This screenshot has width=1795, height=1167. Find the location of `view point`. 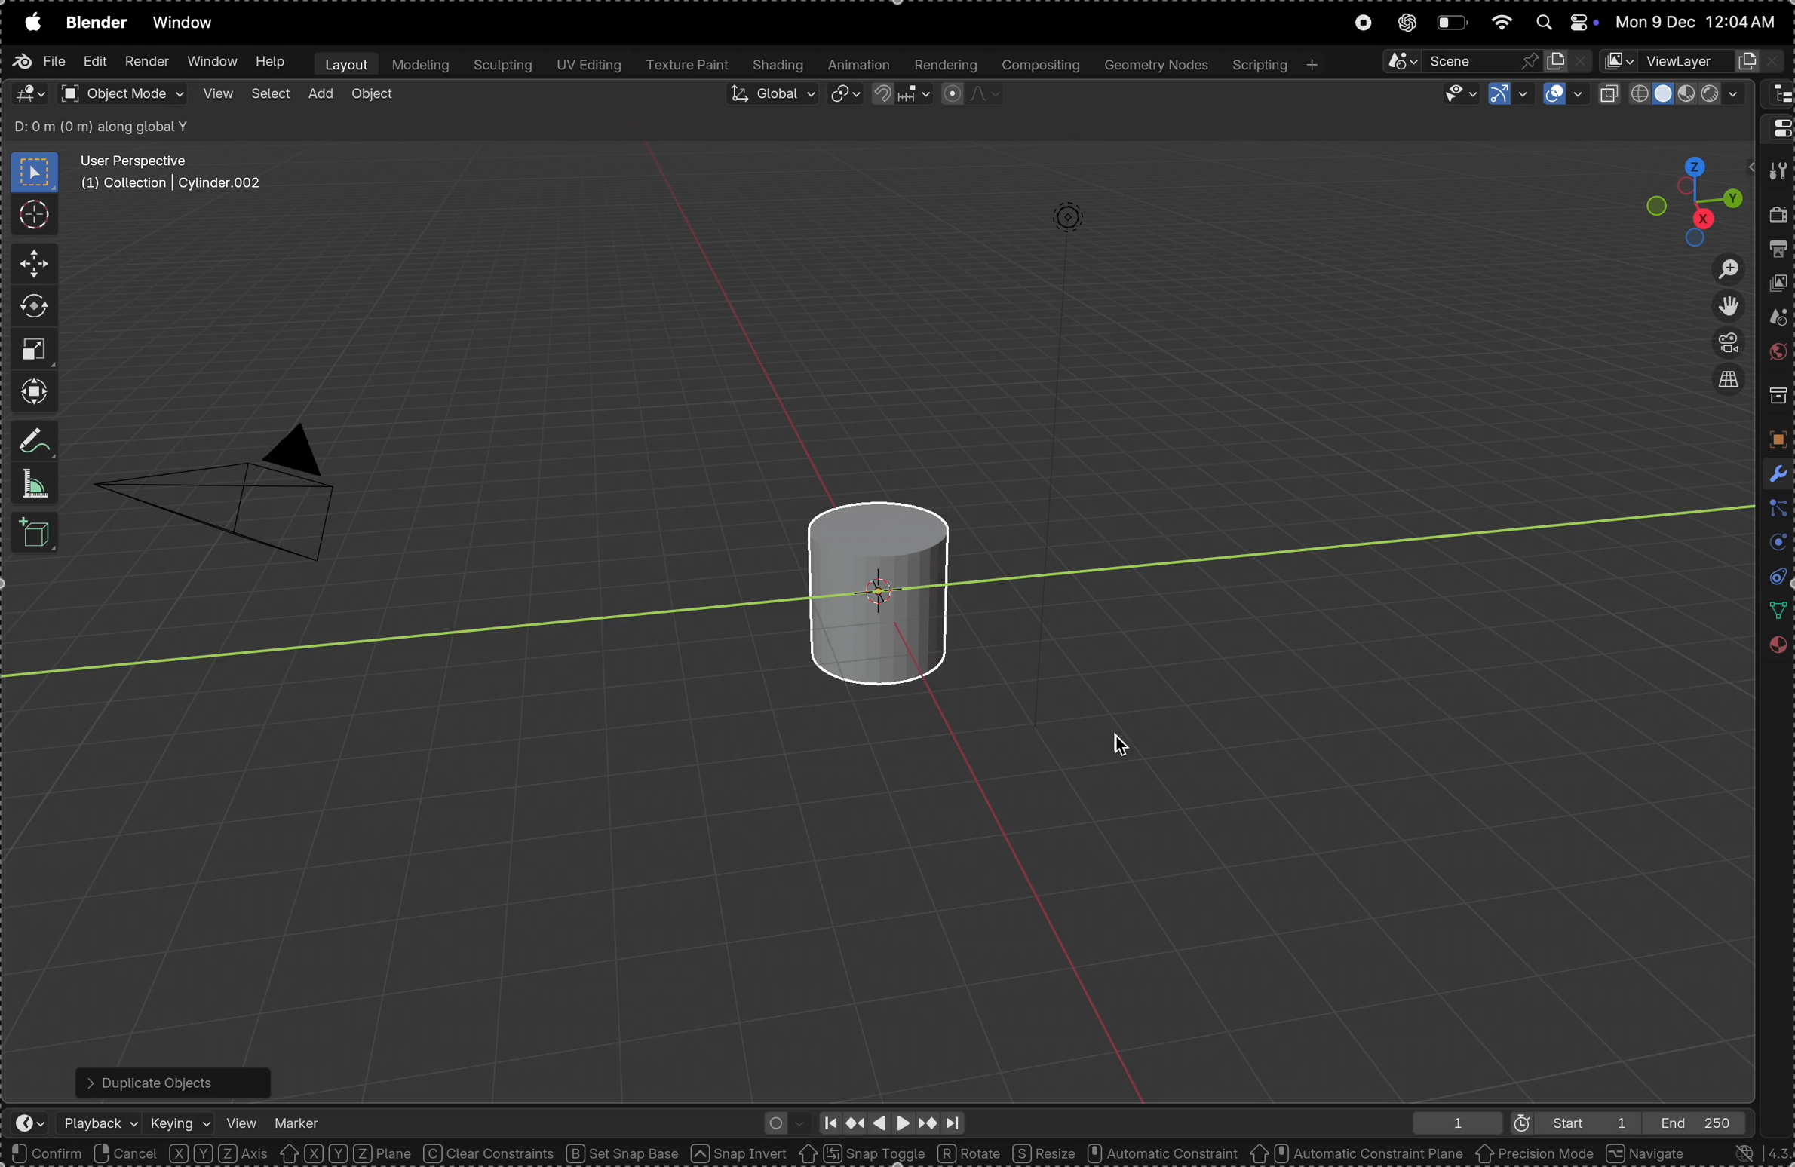

view point is located at coordinates (1695, 195).